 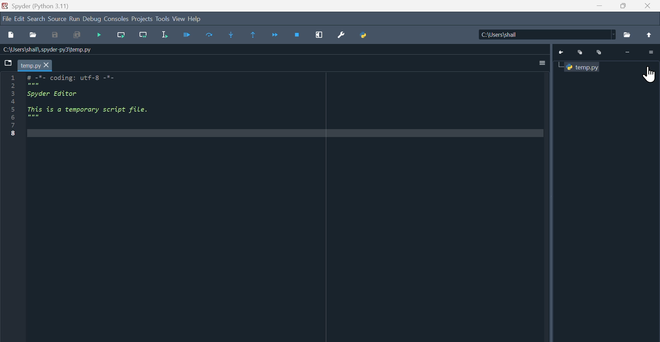 What do you see at coordinates (47, 66) in the screenshot?
I see `close` at bounding box center [47, 66].